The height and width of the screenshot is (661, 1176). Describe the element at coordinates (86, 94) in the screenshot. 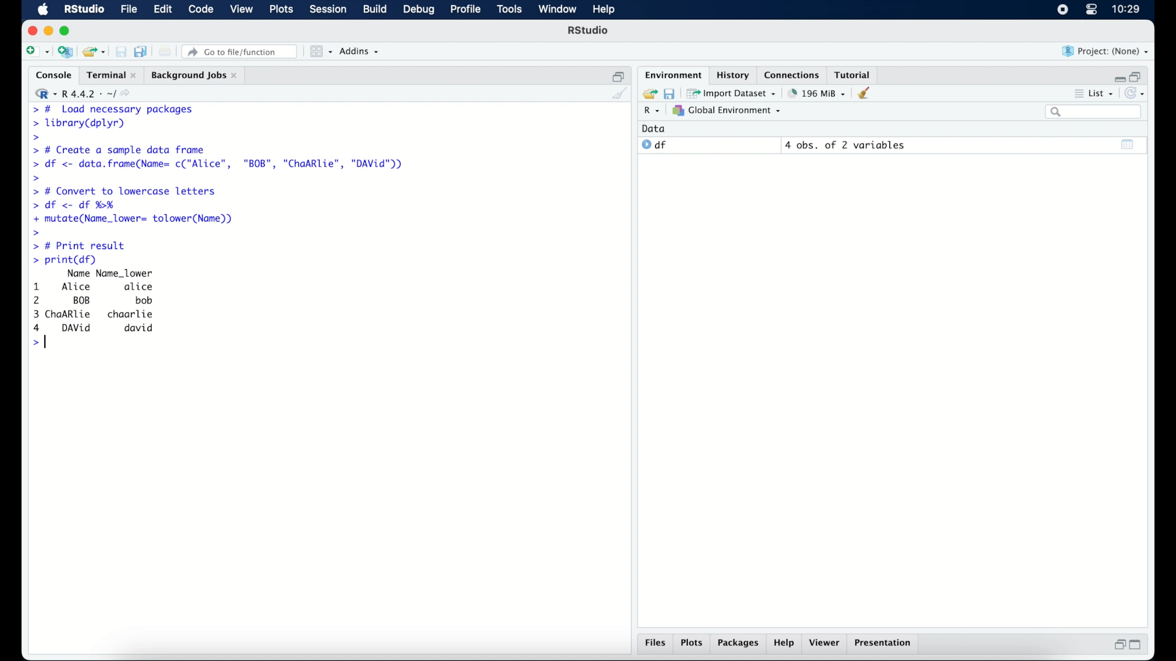

I see `R 4.4.2` at that location.